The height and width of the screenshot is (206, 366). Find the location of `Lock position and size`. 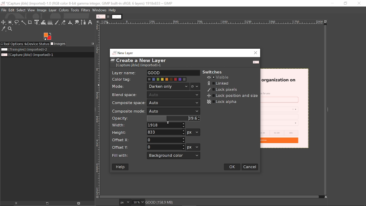

Lock position and size is located at coordinates (231, 96).